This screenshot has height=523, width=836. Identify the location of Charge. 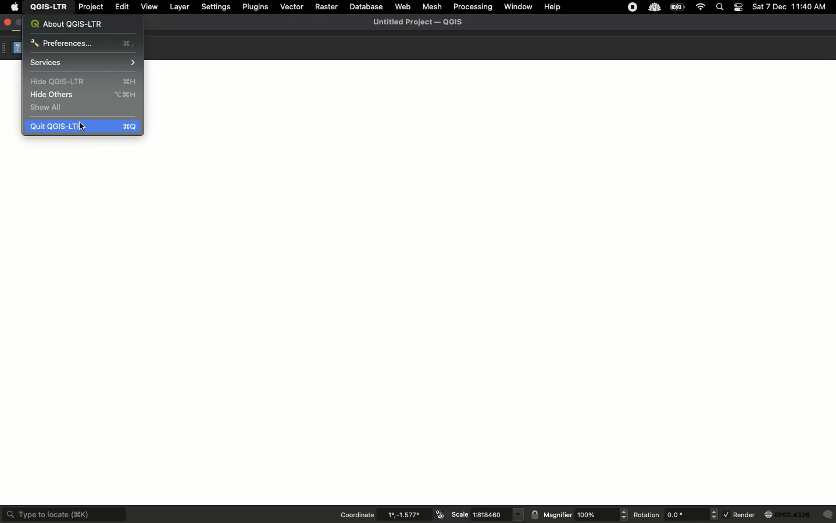
(679, 8).